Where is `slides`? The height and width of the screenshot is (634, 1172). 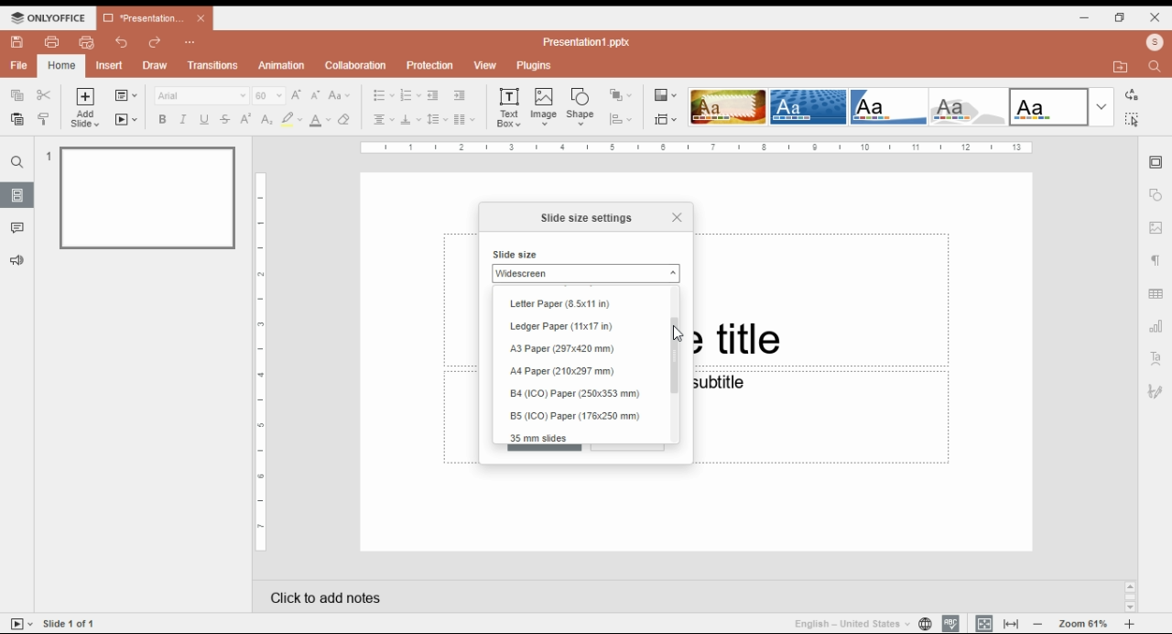
slides is located at coordinates (17, 194).